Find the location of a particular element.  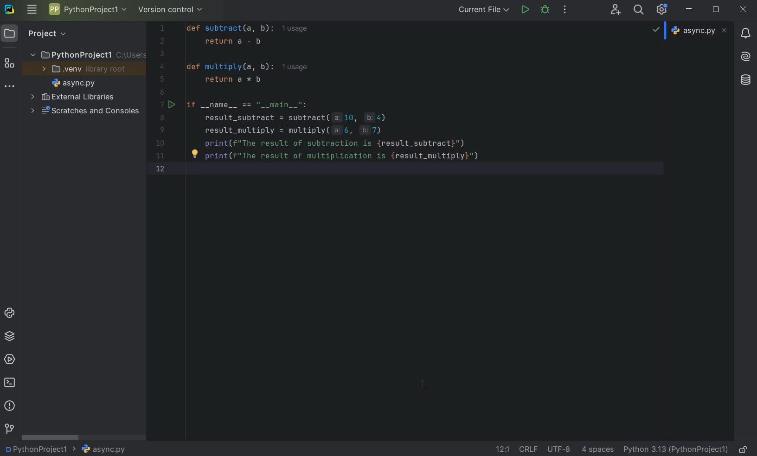

SERVICES is located at coordinates (10, 360).